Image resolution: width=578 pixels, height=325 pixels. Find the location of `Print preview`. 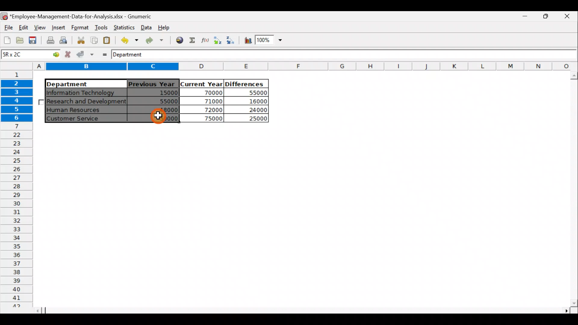

Print preview is located at coordinates (65, 40).